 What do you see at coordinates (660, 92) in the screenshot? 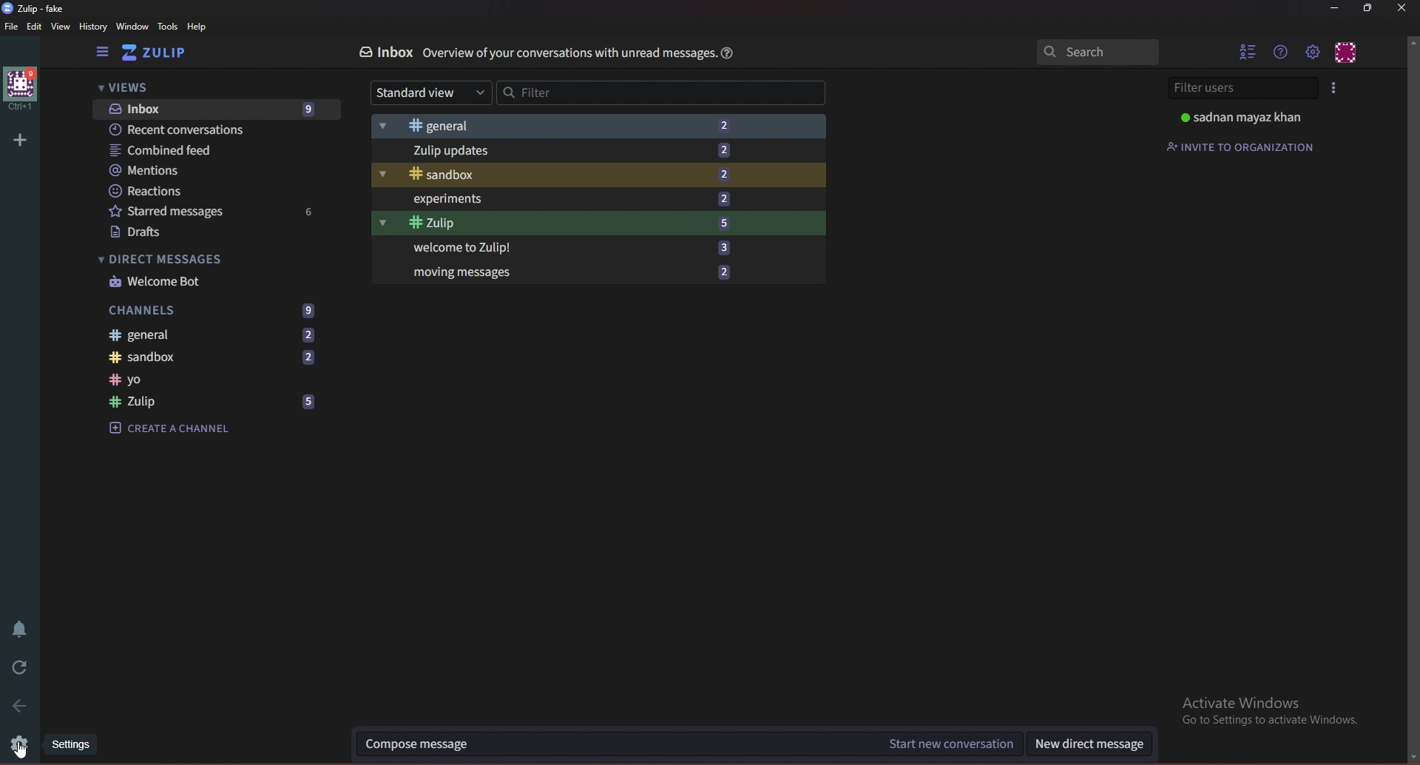
I see `Filter` at bounding box center [660, 92].